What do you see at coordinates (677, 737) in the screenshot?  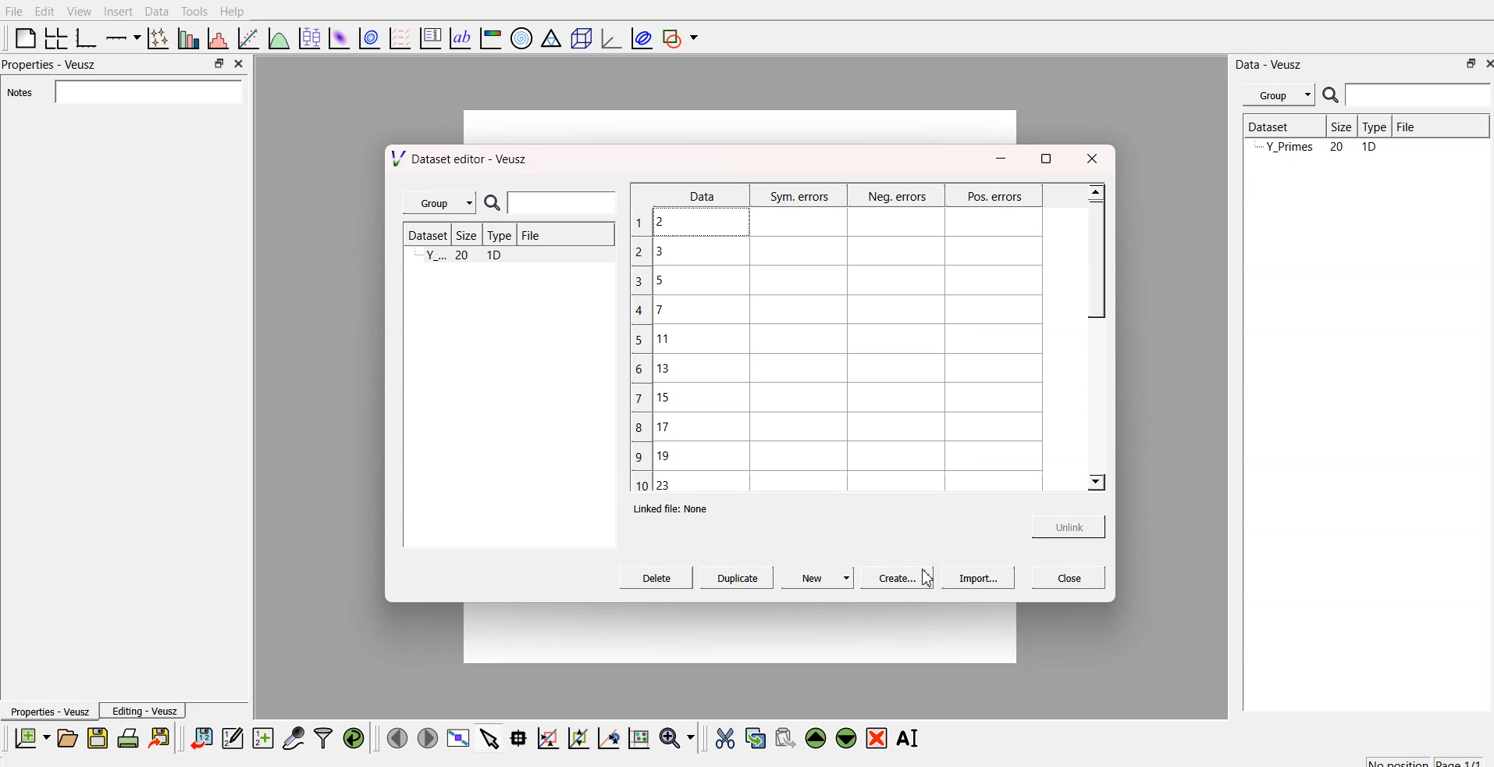 I see `zoom menu` at bounding box center [677, 737].